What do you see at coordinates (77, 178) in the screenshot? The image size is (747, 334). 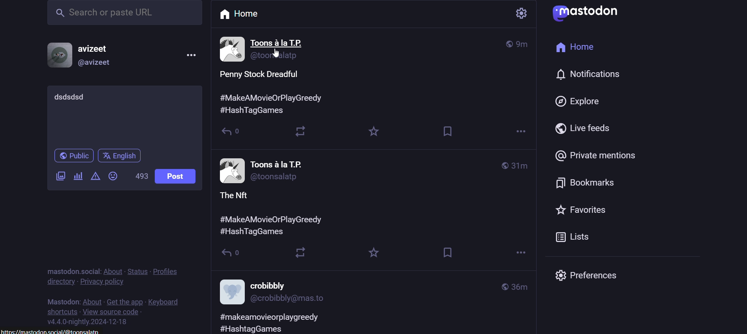 I see `add a poll` at bounding box center [77, 178].